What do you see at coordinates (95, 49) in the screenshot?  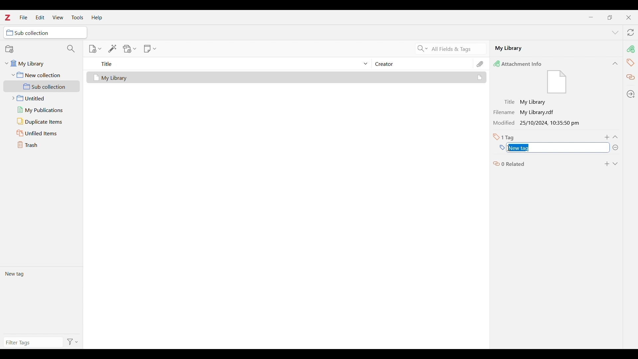 I see `New item options` at bounding box center [95, 49].